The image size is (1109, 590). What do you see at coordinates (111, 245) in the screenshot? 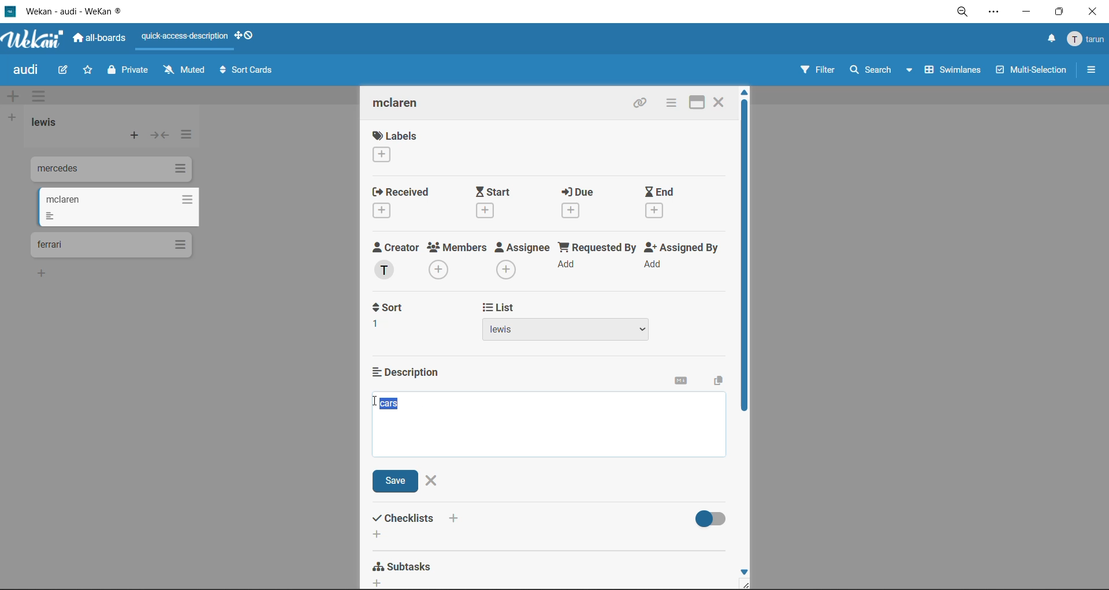
I see `cards` at bounding box center [111, 245].